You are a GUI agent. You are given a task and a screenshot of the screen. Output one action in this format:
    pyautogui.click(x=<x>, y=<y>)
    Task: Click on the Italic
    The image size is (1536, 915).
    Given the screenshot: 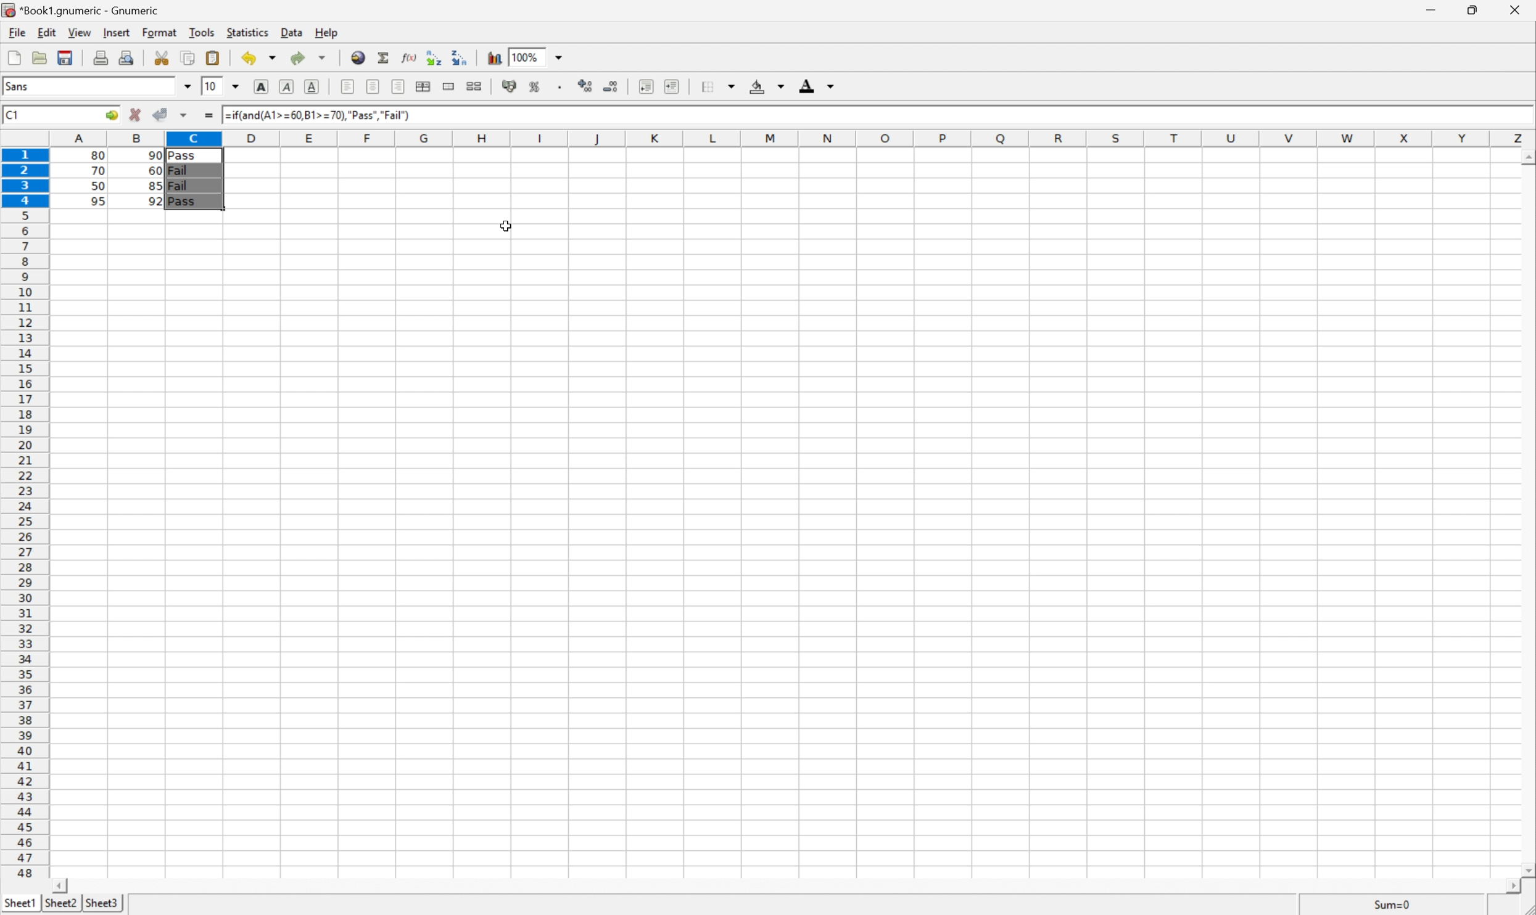 What is the action you would take?
    pyautogui.click(x=288, y=86)
    